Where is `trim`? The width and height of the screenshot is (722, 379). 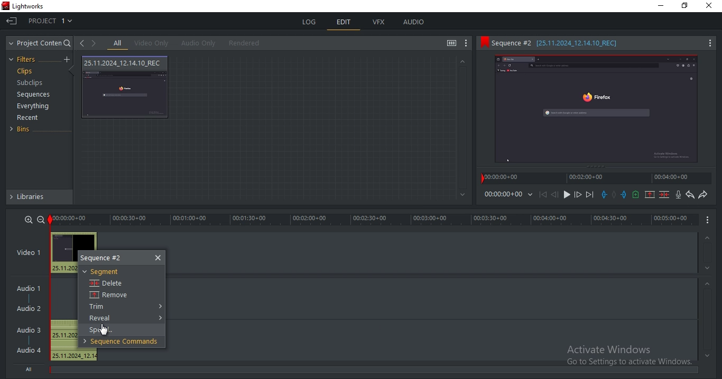
trim is located at coordinates (102, 307).